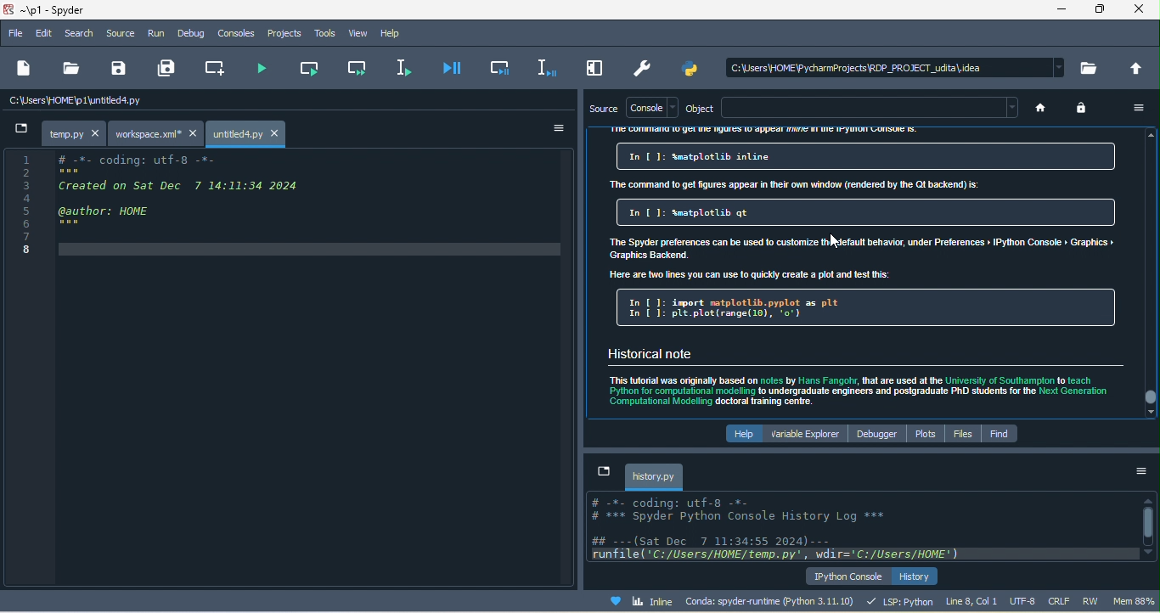  Describe the element at coordinates (1061, 10) in the screenshot. I see `minimize` at that location.